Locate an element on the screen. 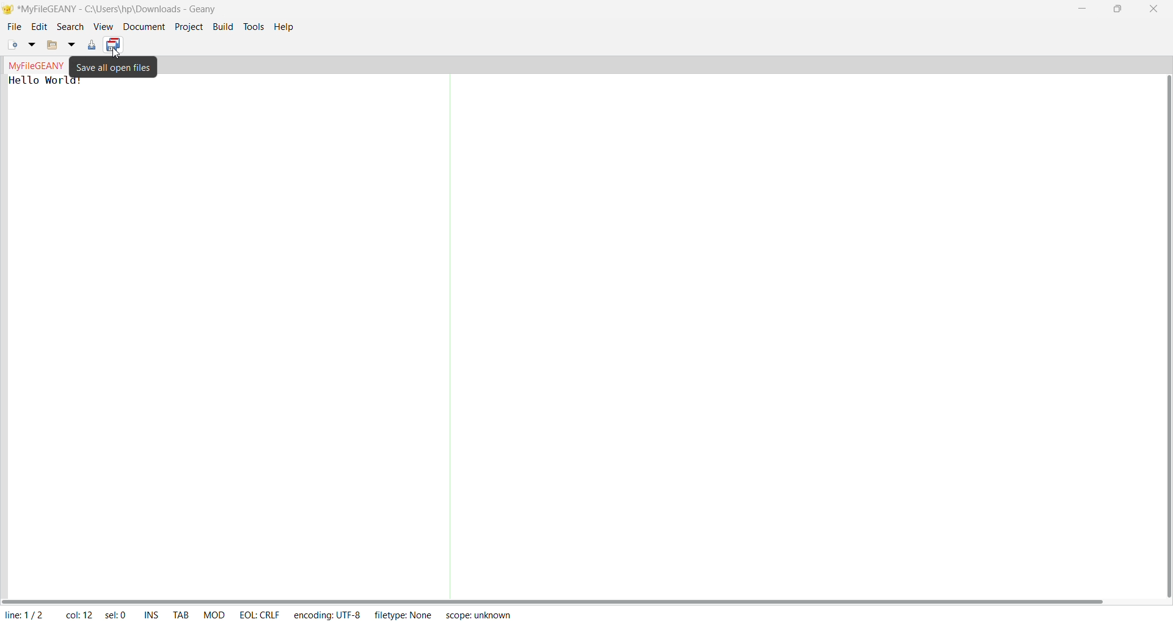 The image size is (1173, 622). TAB is located at coordinates (181, 613).